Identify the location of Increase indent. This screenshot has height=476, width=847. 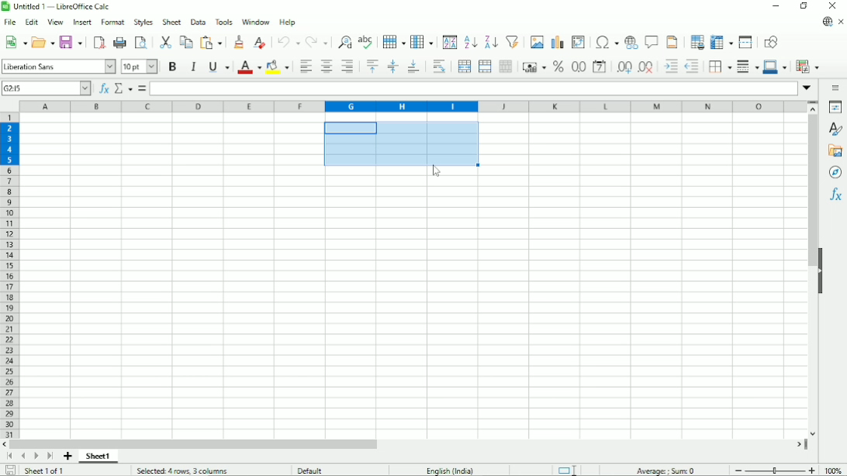
(669, 67).